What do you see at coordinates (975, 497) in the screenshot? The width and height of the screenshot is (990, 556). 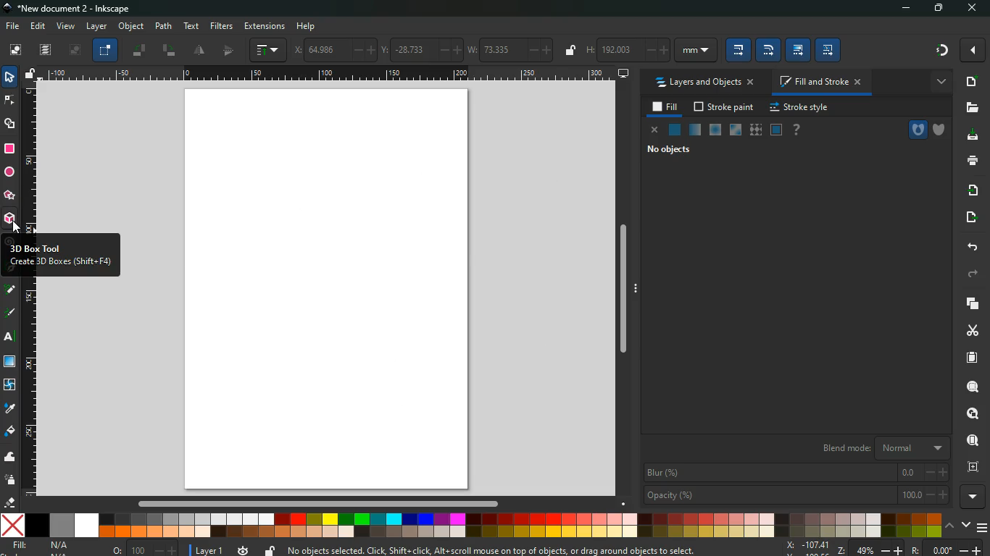 I see `more` at bounding box center [975, 497].